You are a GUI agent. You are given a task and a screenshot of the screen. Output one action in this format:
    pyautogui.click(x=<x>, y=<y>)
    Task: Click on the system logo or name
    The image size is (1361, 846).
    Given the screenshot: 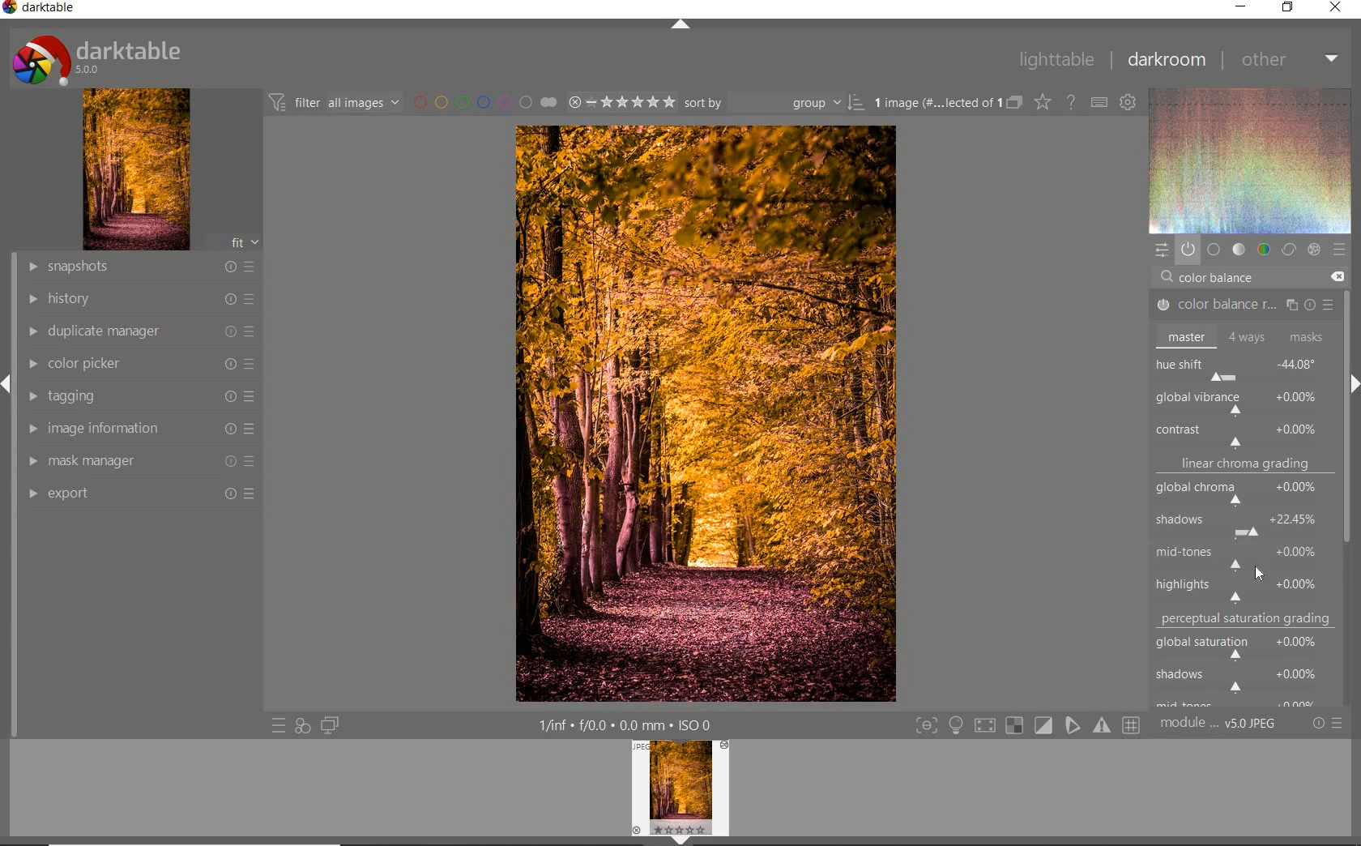 What is the action you would take?
    pyautogui.click(x=103, y=58)
    